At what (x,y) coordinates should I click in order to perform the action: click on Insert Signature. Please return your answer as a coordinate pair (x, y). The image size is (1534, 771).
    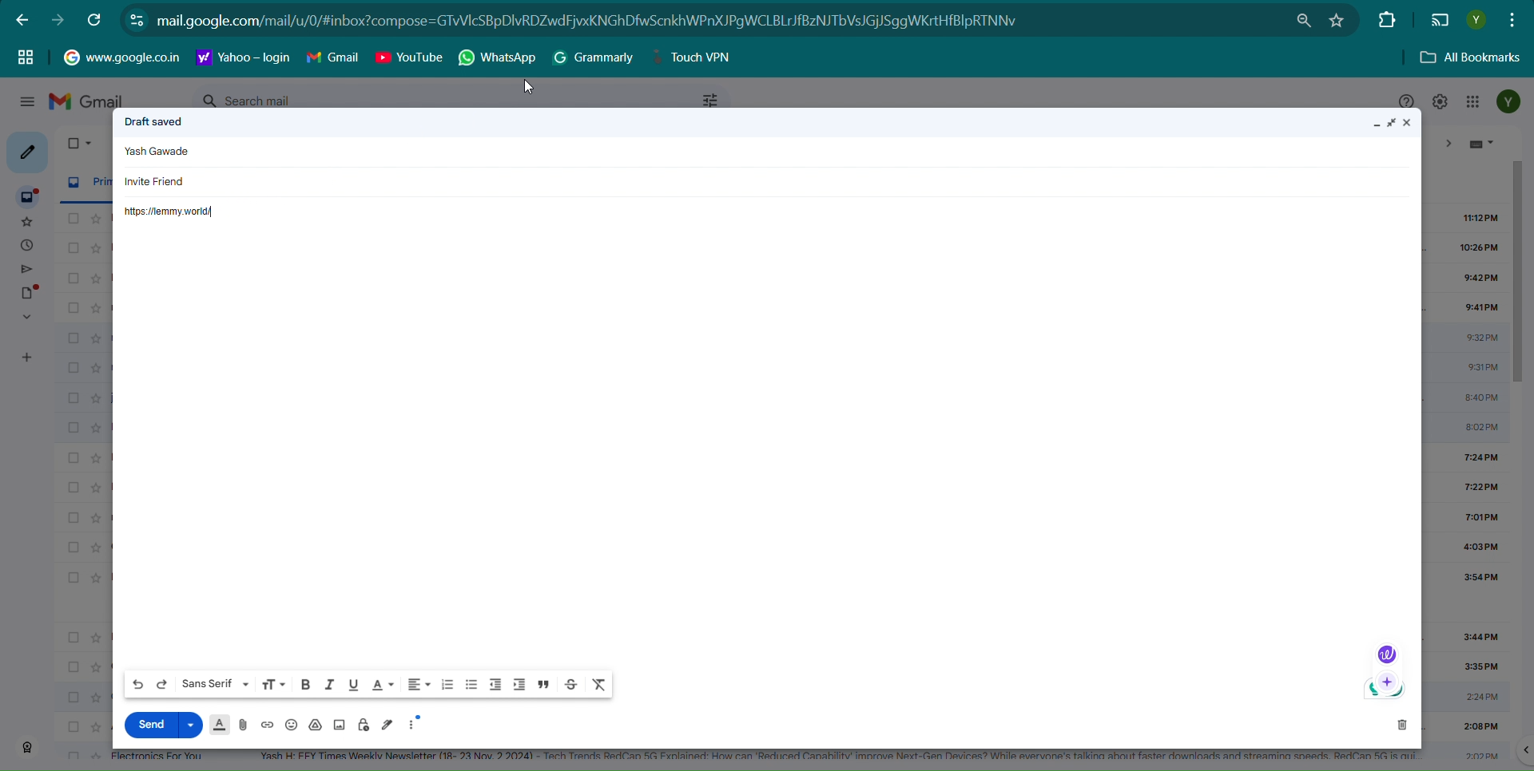
    Looking at the image, I should click on (388, 724).